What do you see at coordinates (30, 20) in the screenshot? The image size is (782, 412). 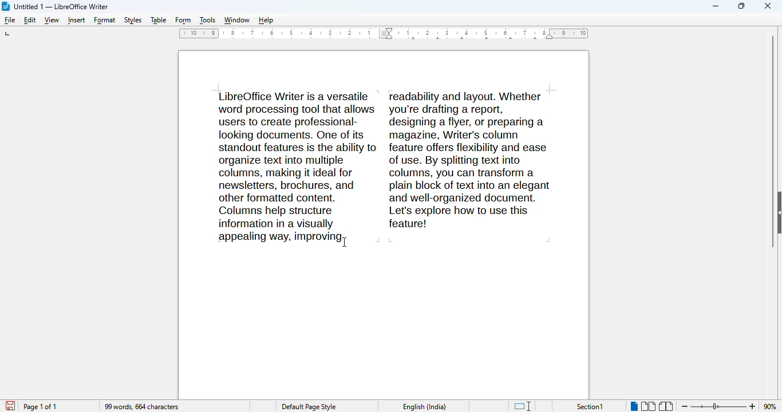 I see `edit` at bounding box center [30, 20].